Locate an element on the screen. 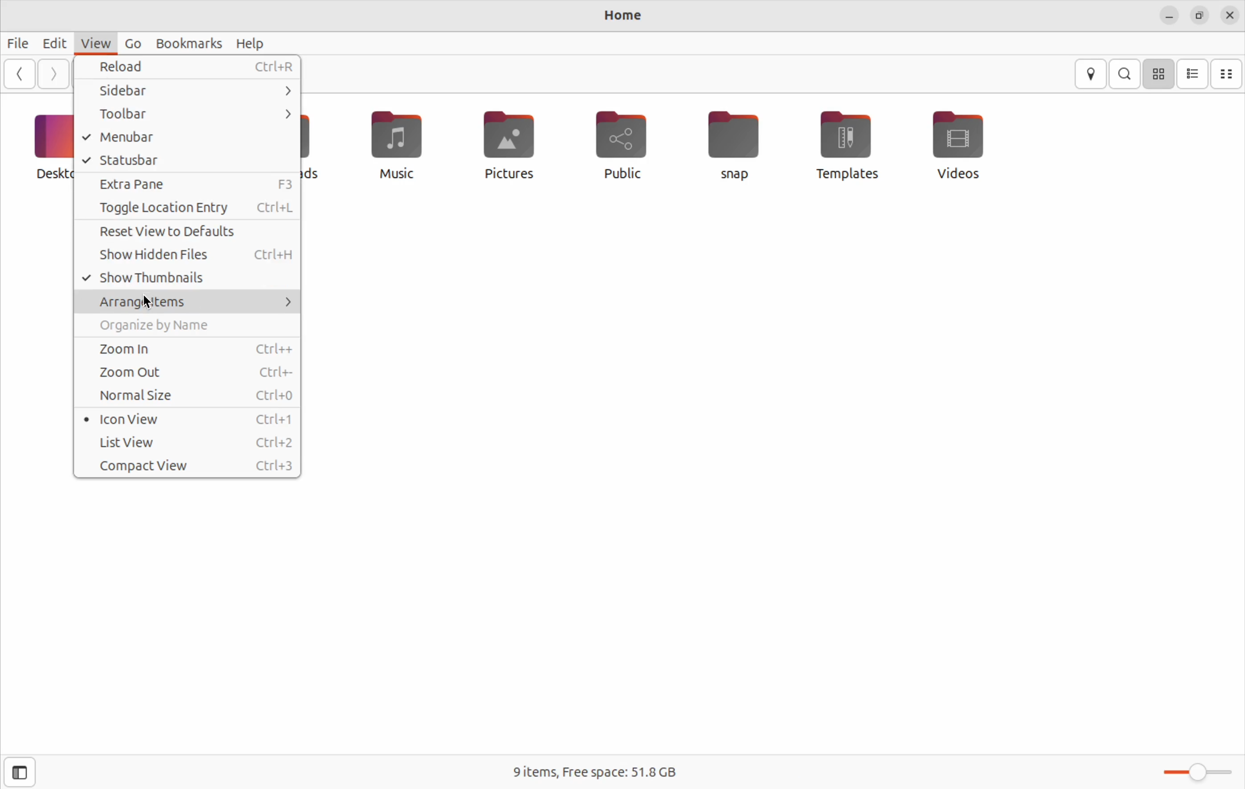  Toggle bar is located at coordinates (1194, 770).